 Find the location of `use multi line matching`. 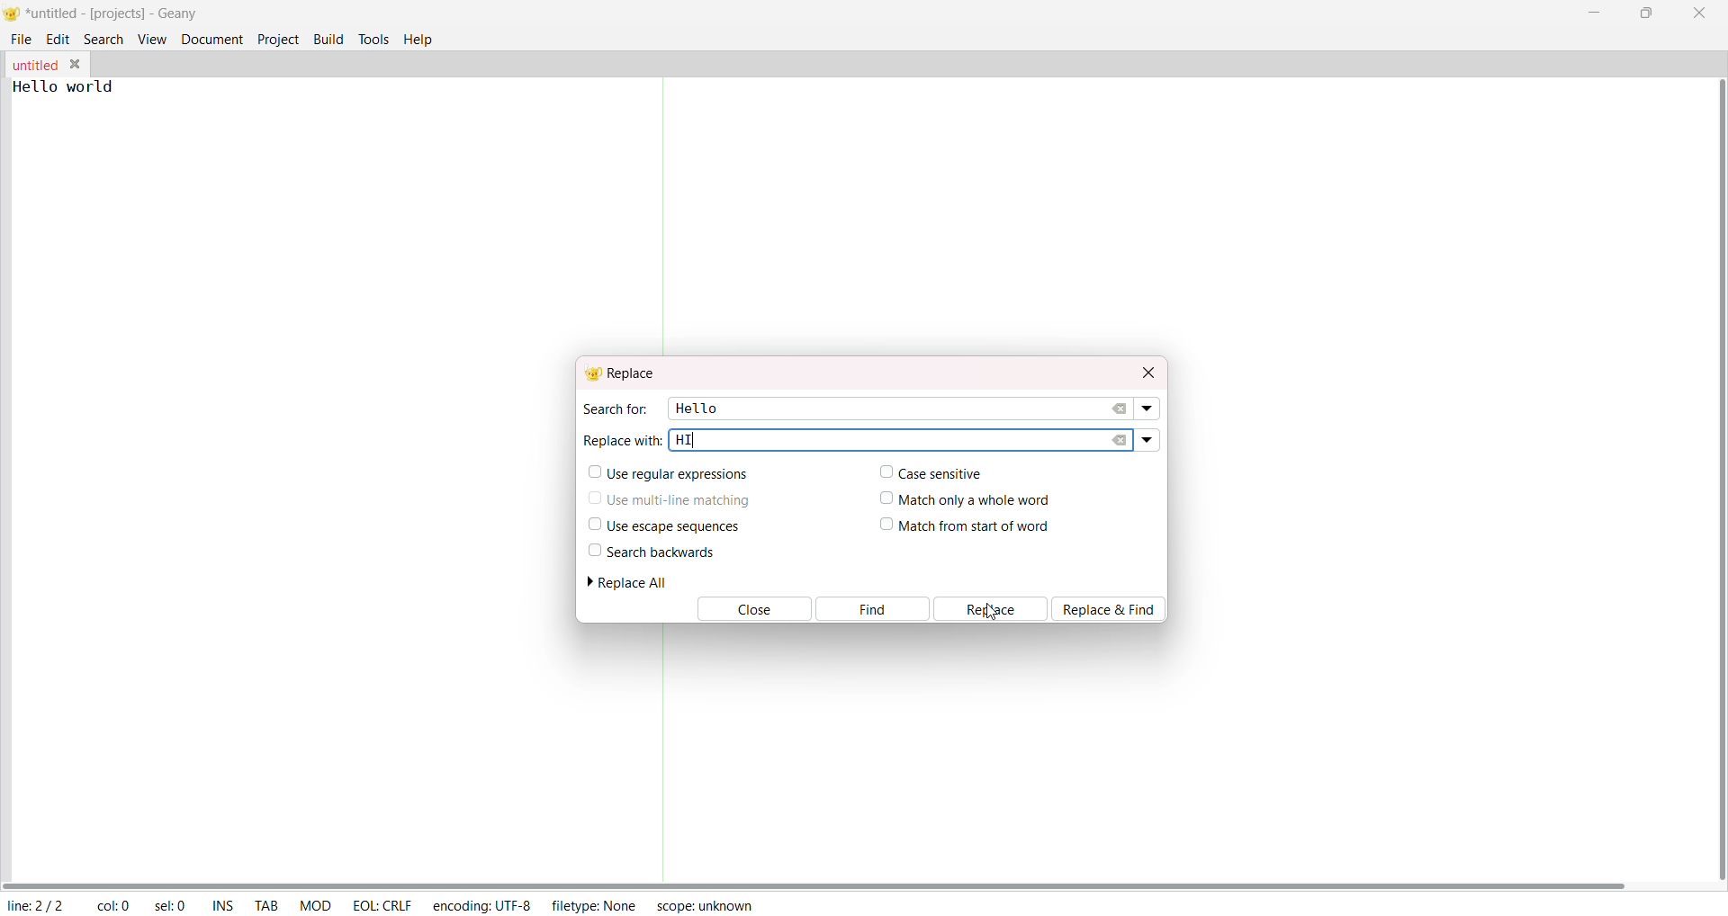

use multi line matching is located at coordinates (670, 497).